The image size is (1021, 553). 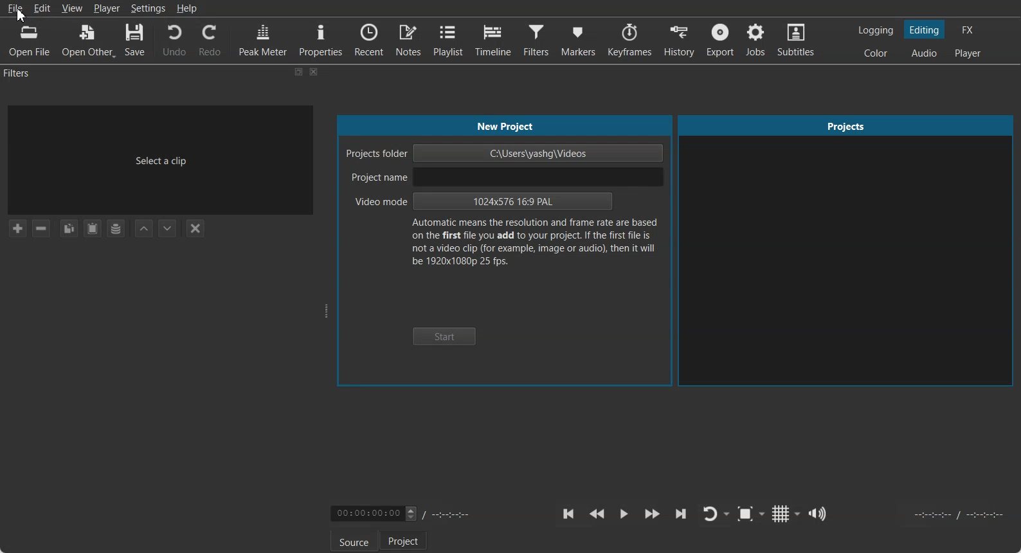 What do you see at coordinates (369, 38) in the screenshot?
I see `Recent` at bounding box center [369, 38].